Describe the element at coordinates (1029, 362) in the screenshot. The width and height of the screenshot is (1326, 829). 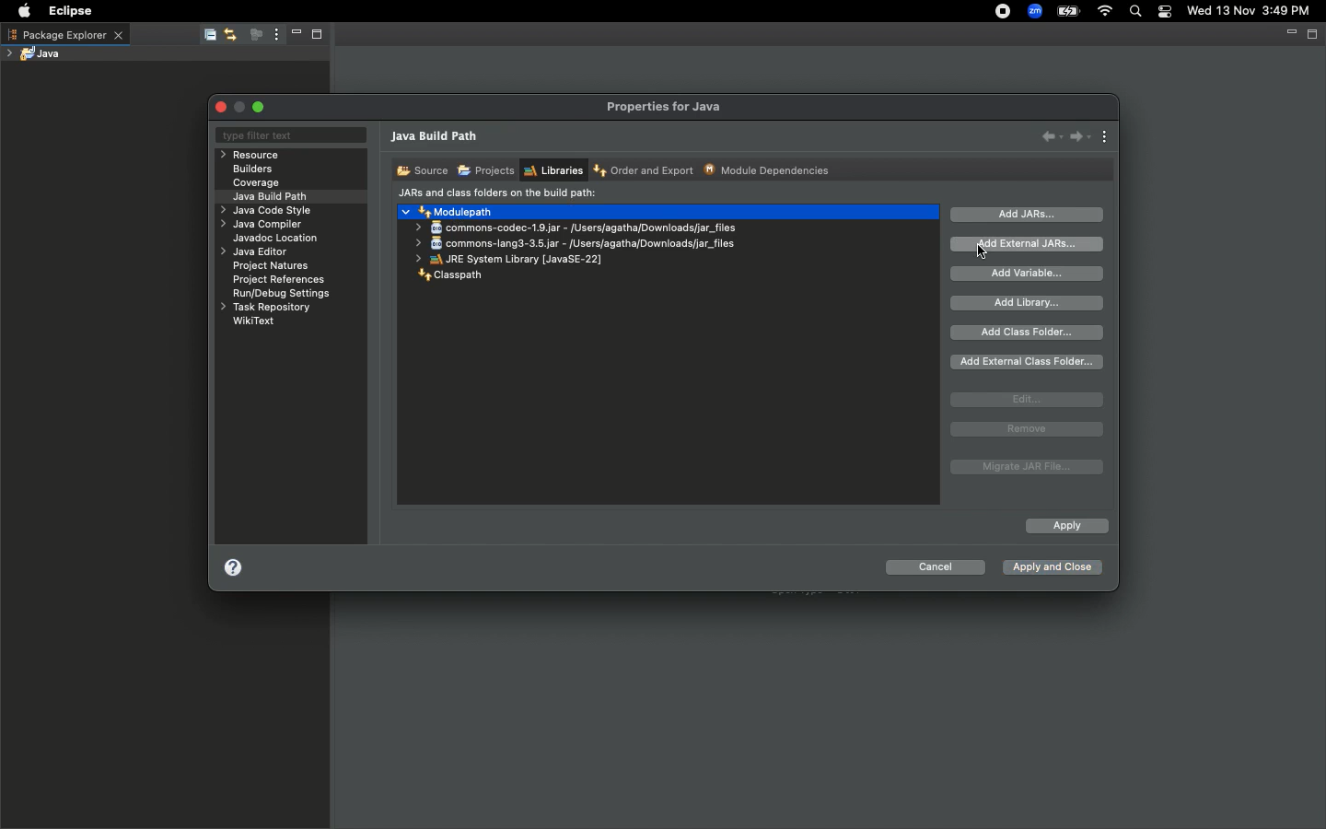
I see `Add external class folder` at that location.